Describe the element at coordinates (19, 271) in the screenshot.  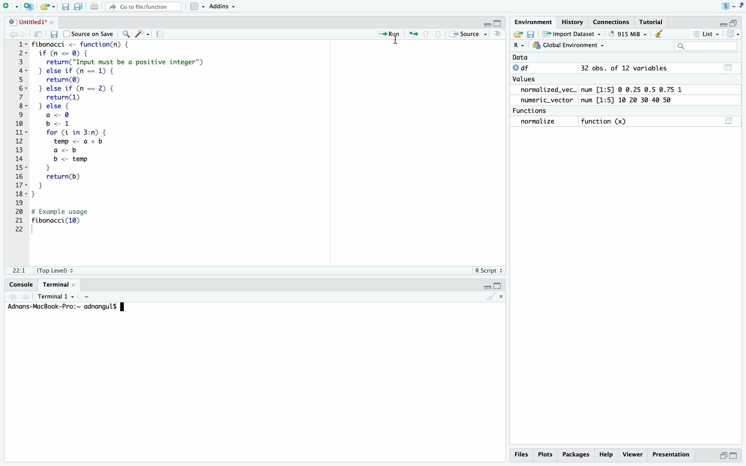
I see `1:1` at that location.